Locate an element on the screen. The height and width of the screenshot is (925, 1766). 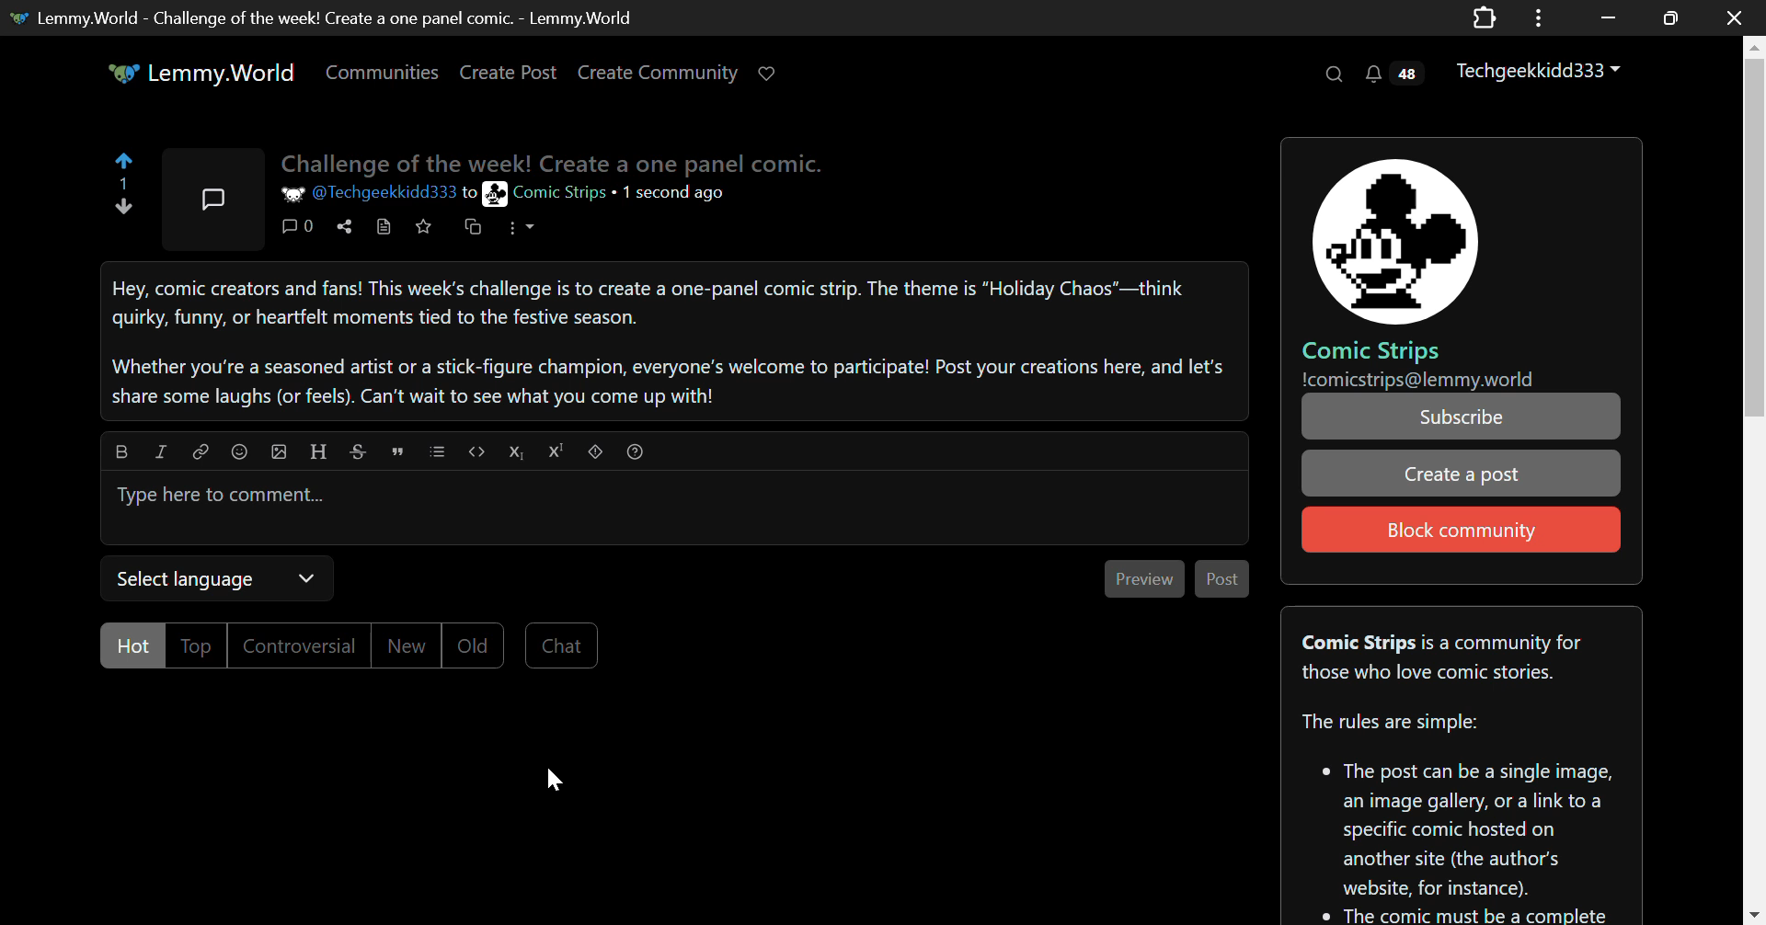
list is located at coordinates (440, 451).